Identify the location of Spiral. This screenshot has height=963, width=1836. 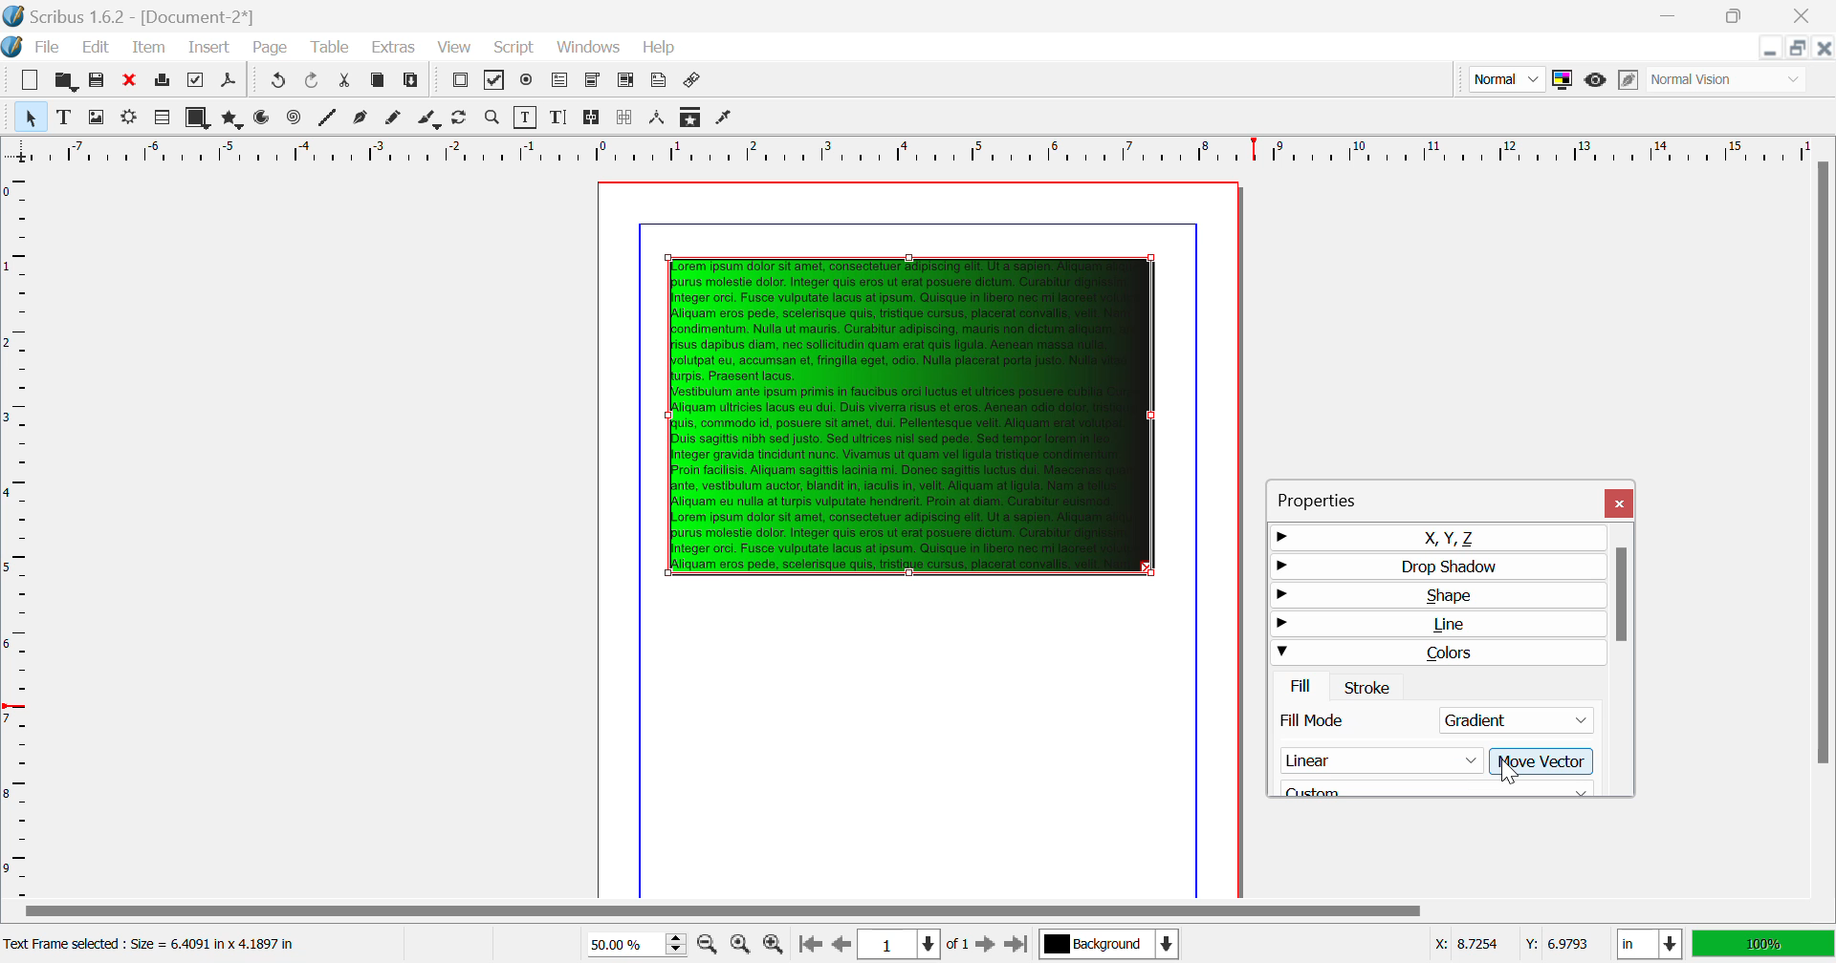
(294, 118).